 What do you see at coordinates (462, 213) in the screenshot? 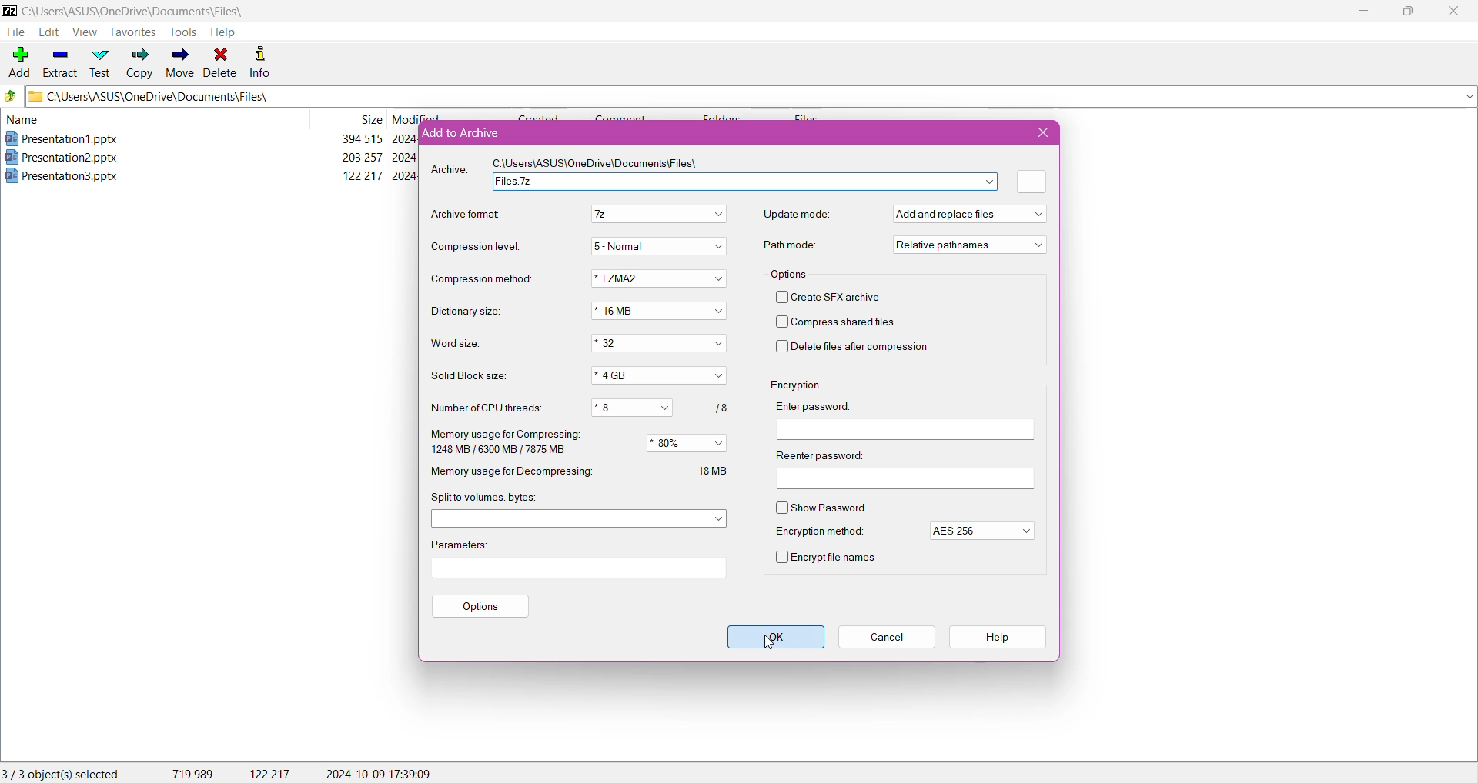
I see `Archive Format` at bounding box center [462, 213].